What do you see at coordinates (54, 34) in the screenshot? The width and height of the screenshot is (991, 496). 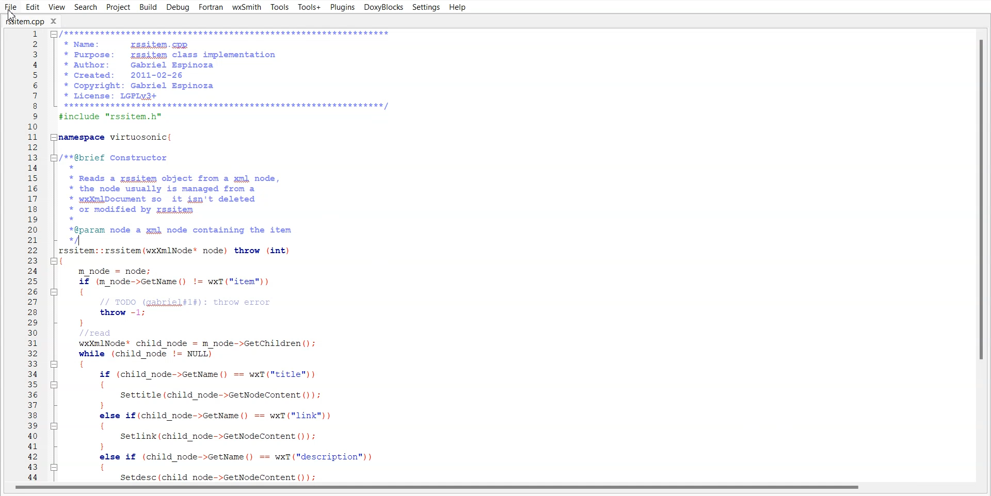 I see `Collapse` at bounding box center [54, 34].